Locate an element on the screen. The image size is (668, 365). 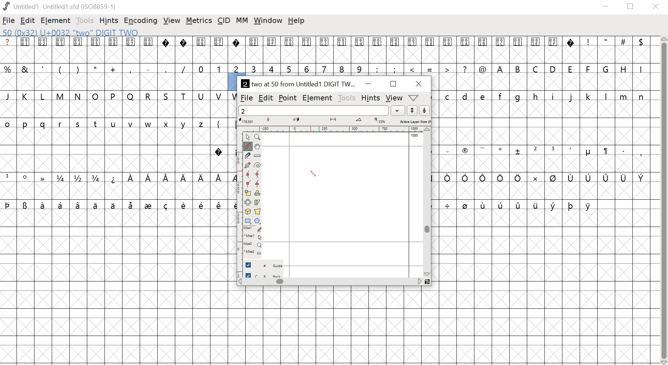
view is located at coordinates (394, 98).